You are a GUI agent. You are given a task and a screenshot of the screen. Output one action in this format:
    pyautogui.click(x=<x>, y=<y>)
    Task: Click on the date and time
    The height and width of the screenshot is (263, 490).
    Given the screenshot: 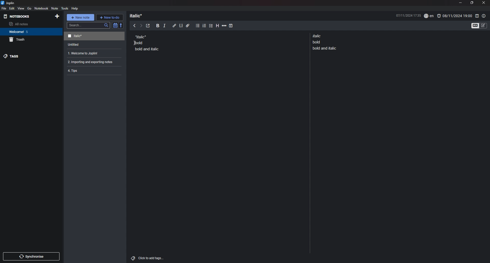 What is the action you would take?
    pyautogui.click(x=408, y=15)
    